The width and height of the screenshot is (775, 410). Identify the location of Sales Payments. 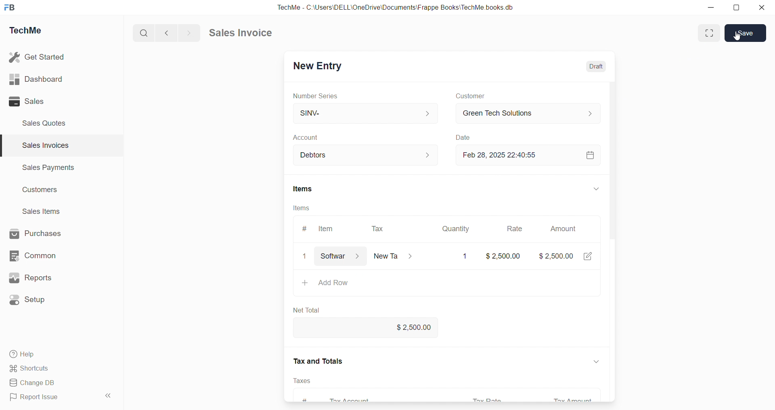
(49, 167).